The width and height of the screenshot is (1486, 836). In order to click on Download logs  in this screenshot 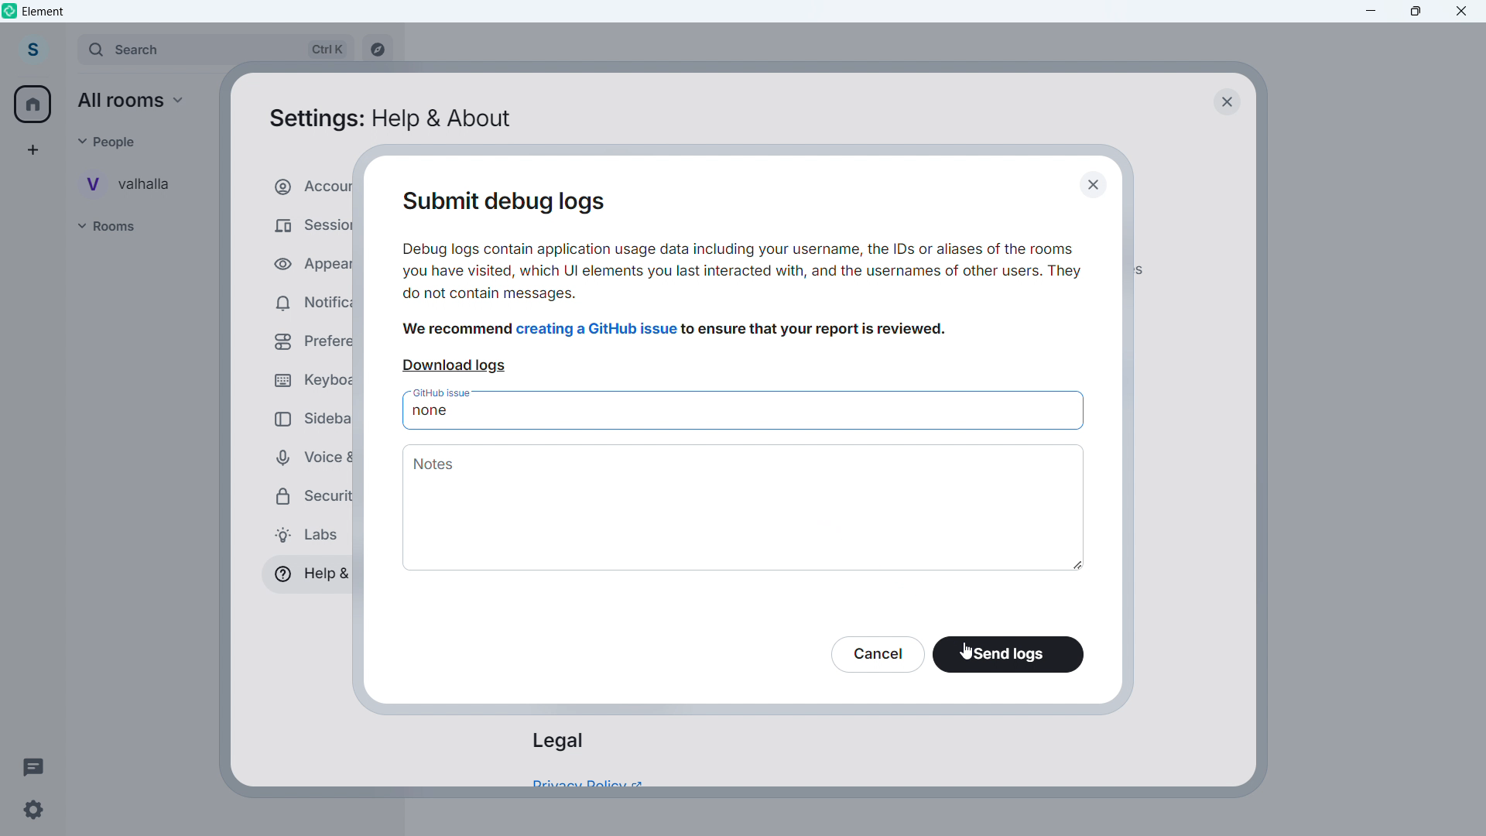, I will do `click(454, 366)`.